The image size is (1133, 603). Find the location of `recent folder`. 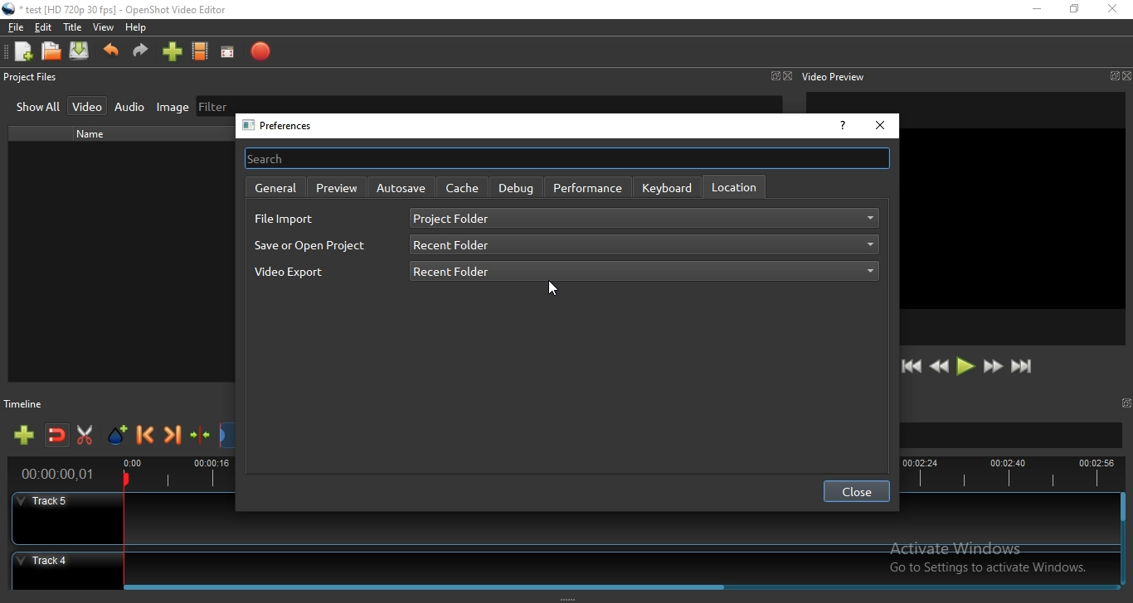

recent folder is located at coordinates (642, 272).